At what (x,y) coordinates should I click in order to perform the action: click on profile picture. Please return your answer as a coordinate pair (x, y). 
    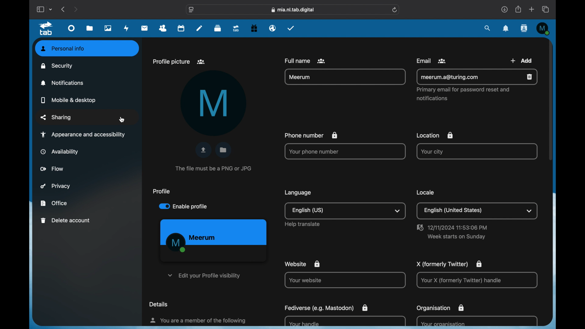
    Looking at the image, I should click on (178, 62).